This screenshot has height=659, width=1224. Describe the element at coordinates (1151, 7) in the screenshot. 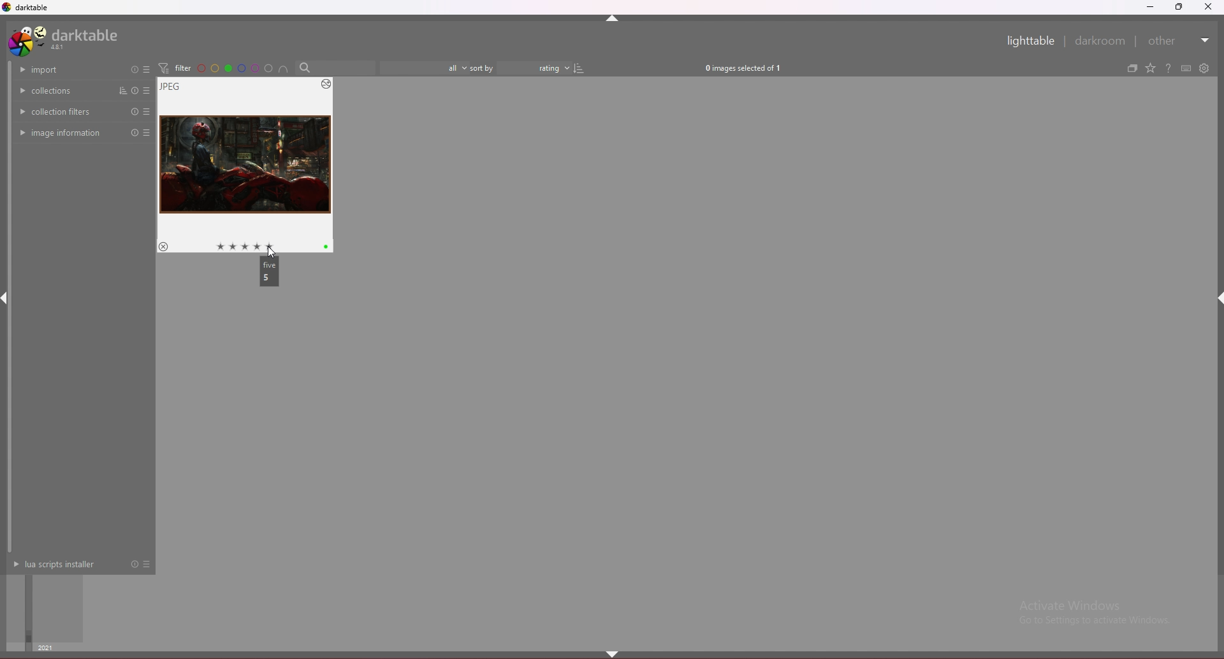

I see `minimize` at that location.